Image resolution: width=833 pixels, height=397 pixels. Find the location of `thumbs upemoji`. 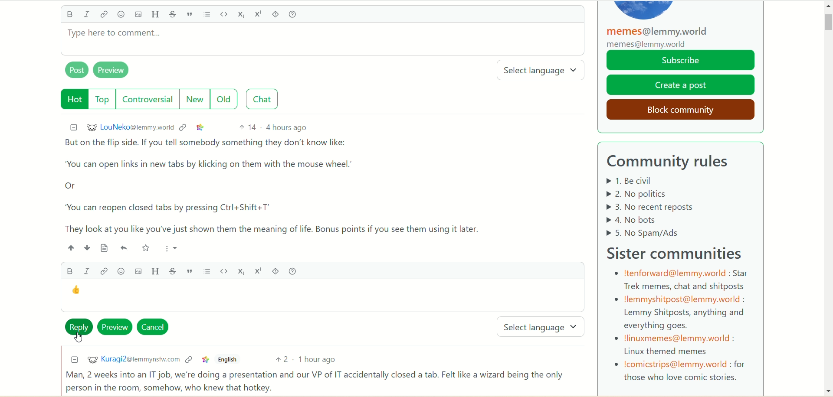

thumbs upemoji is located at coordinates (77, 291).